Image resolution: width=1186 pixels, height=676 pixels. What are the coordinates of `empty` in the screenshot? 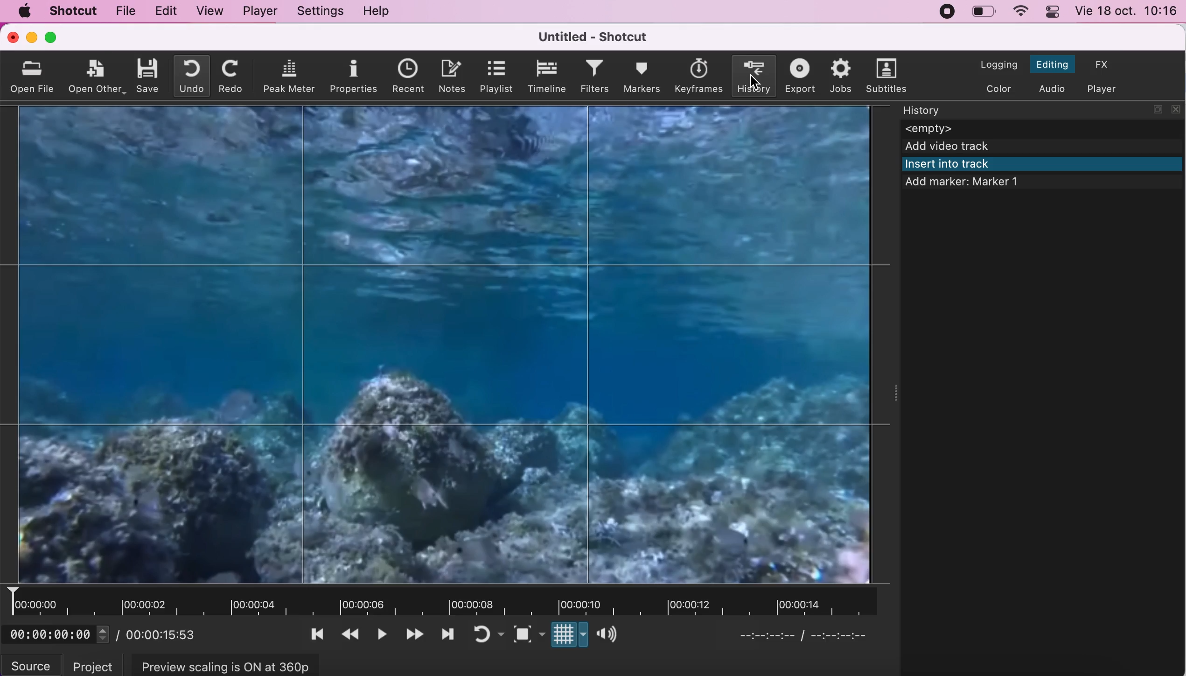 It's located at (1044, 128).